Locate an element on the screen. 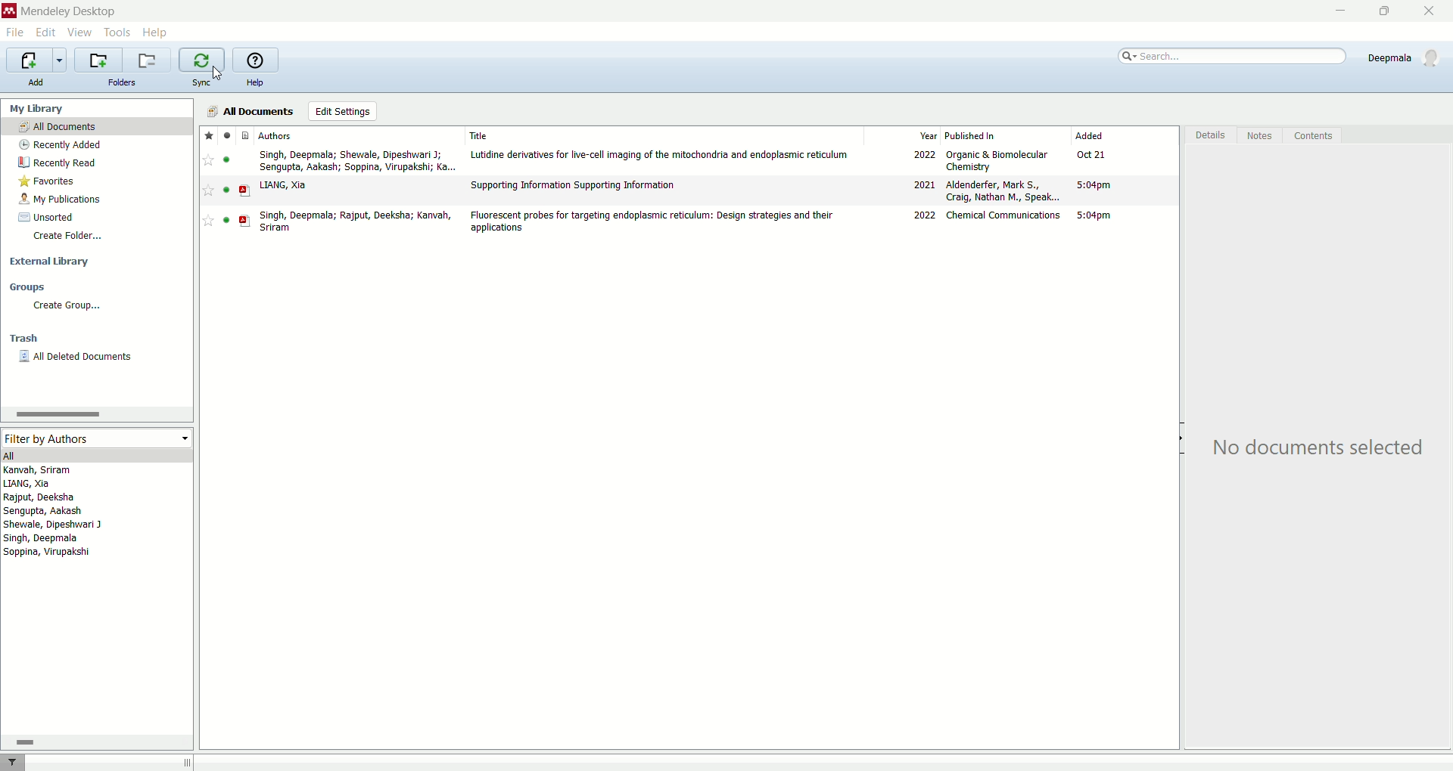 This screenshot has width=1453, height=771. all documents is located at coordinates (97, 127).